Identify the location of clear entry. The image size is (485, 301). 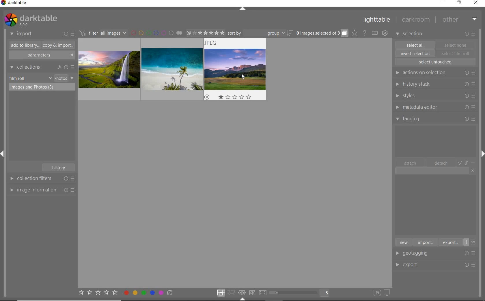
(473, 170).